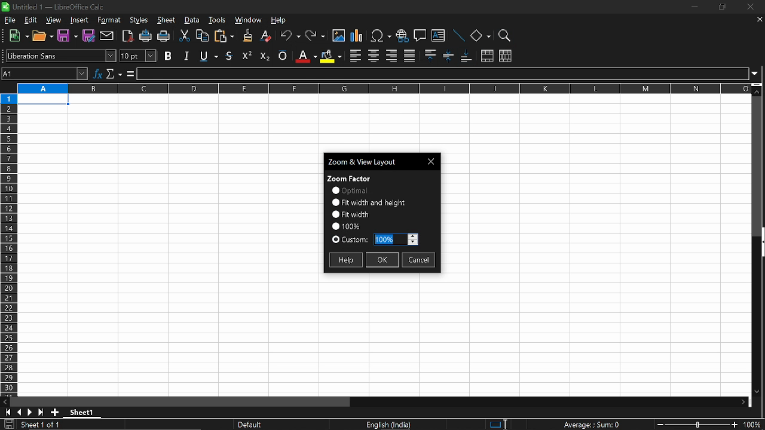 The height and width of the screenshot is (430, 765). What do you see at coordinates (330, 56) in the screenshot?
I see `background color` at bounding box center [330, 56].